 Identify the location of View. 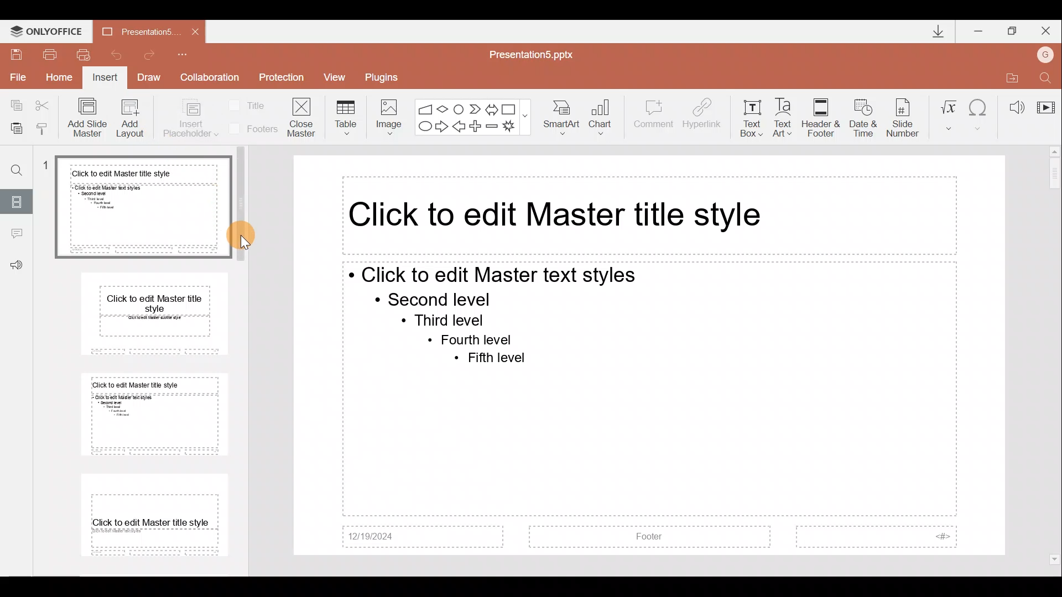
(339, 77).